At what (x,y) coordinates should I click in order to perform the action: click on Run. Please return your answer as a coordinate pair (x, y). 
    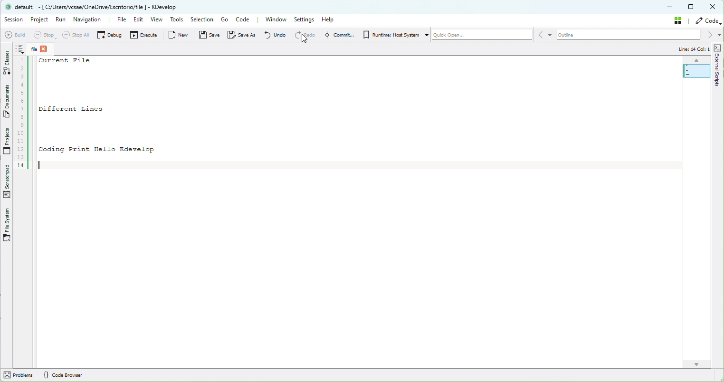
    Looking at the image, I should click on (59, 19).